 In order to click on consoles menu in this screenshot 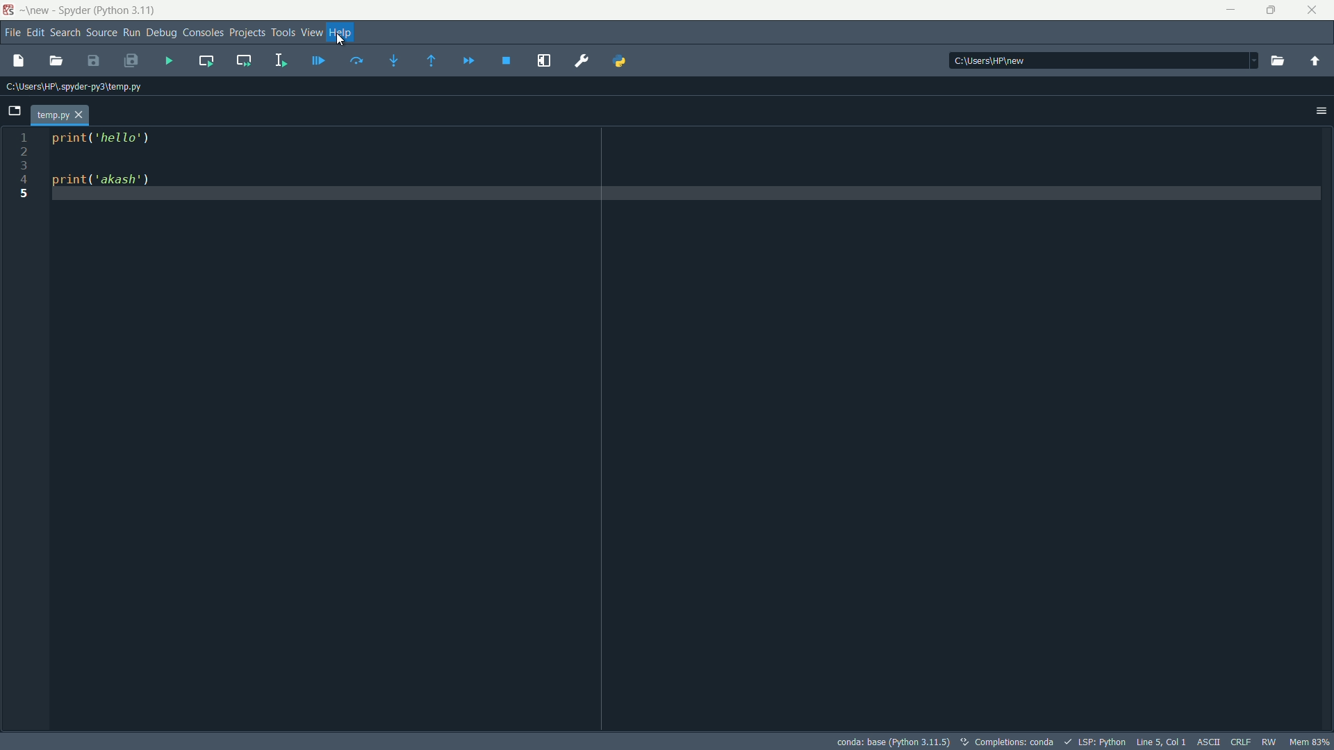, I will do `click(201, 33)`.